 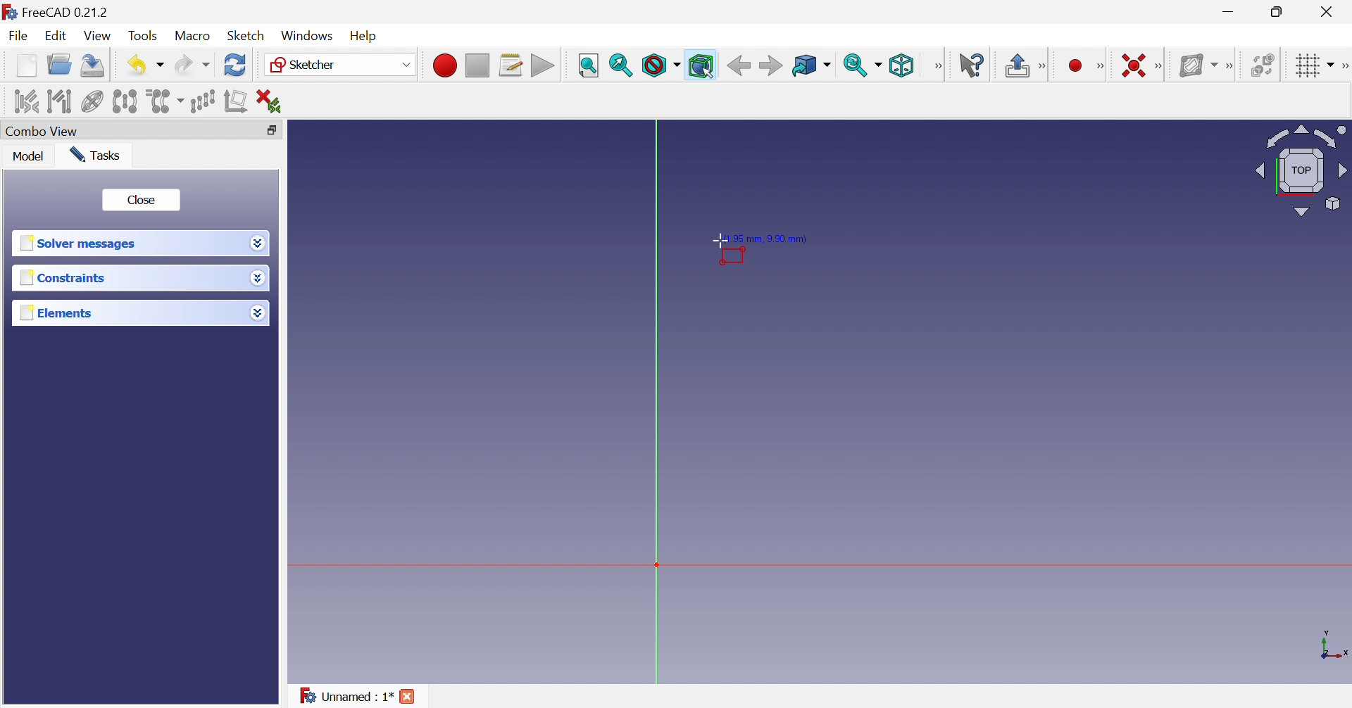 I want to click on Fit selection, so click(x=621, y=65).